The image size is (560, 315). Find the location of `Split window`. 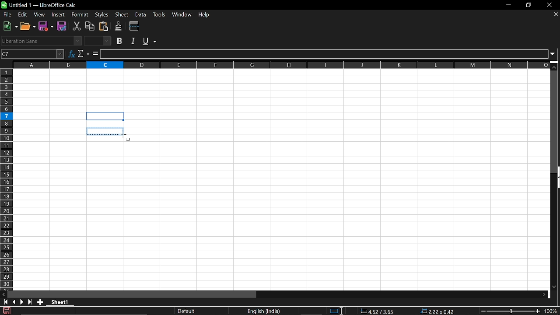

Split window is located at coordinates (134, 26).